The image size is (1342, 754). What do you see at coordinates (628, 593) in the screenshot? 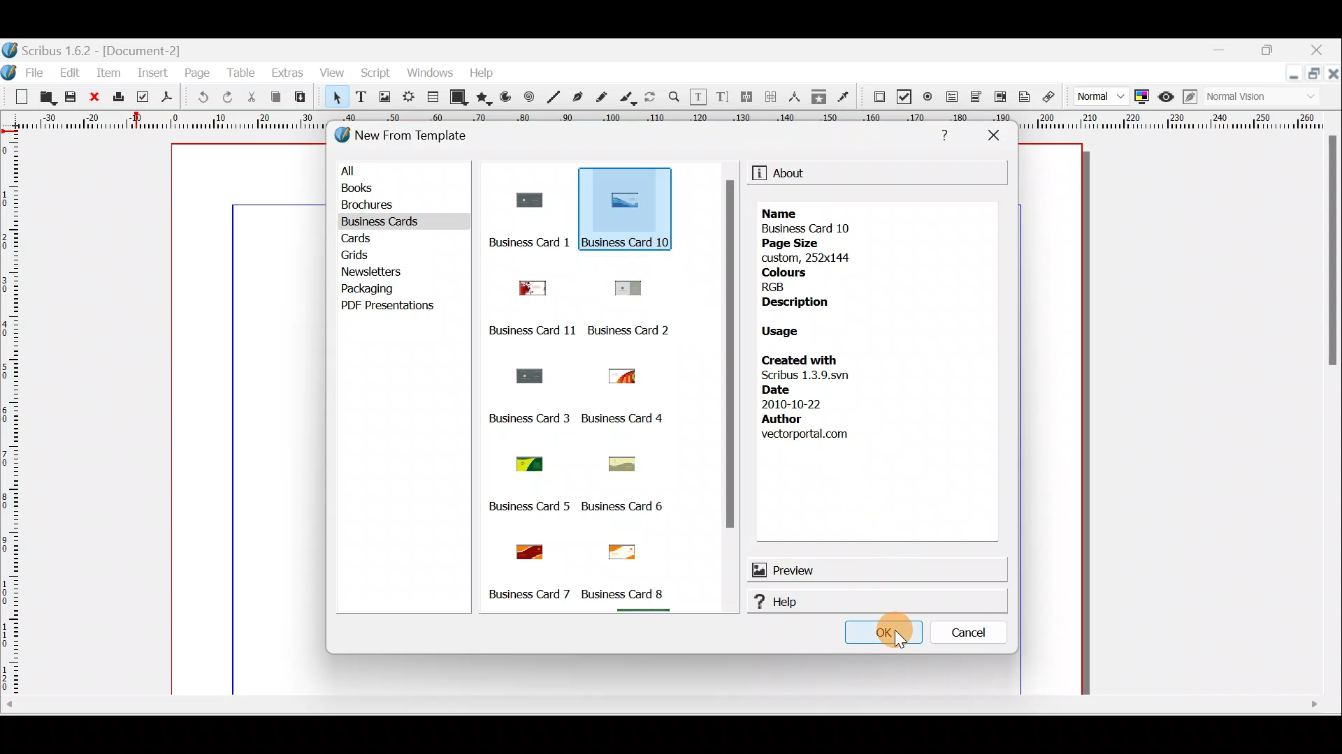
I see `Business card 6` at bounding box center [628, 593].